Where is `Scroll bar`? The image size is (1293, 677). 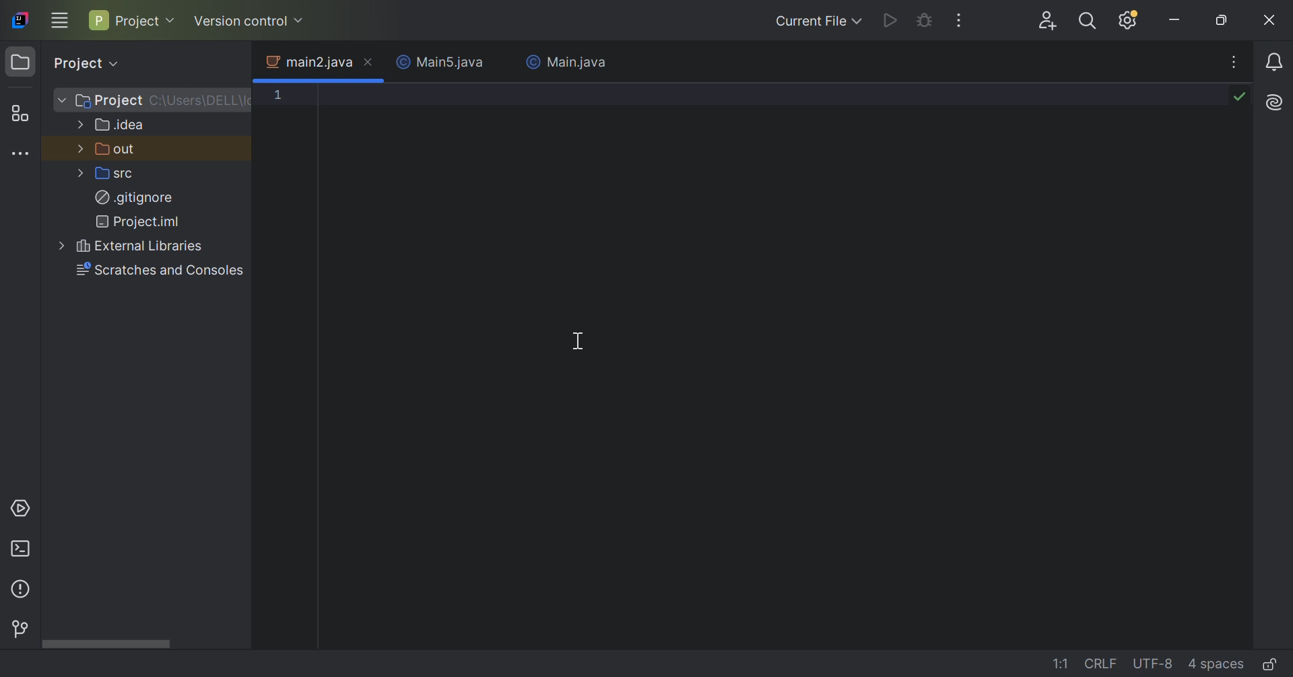 Scroll bar is located at coordinates (106, 644).